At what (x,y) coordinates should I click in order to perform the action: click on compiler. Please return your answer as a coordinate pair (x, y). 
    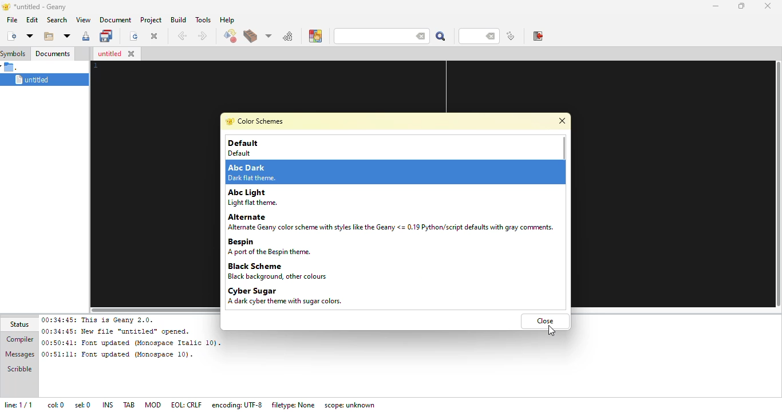
    Looking at the image, I should click on (19, 339).